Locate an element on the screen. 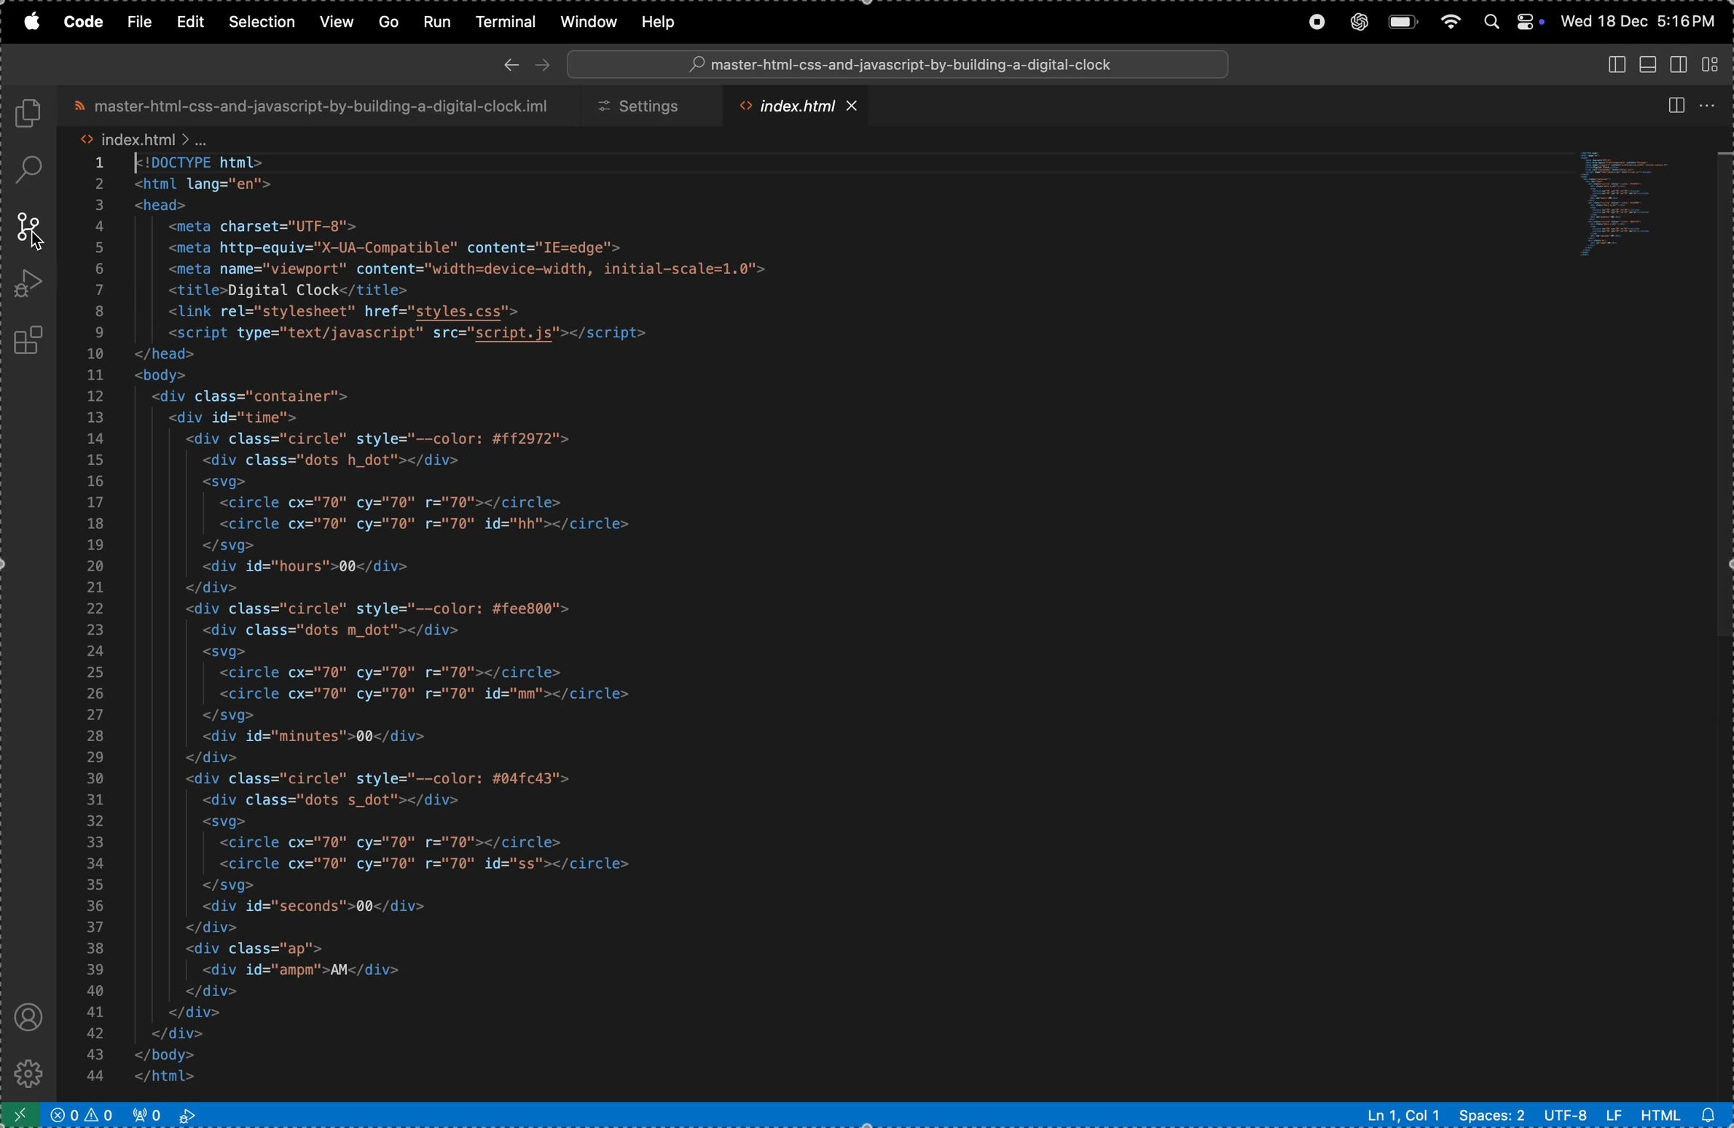 This screenshot has width=1734, height=1128. help is located at coordinates (668, 20).